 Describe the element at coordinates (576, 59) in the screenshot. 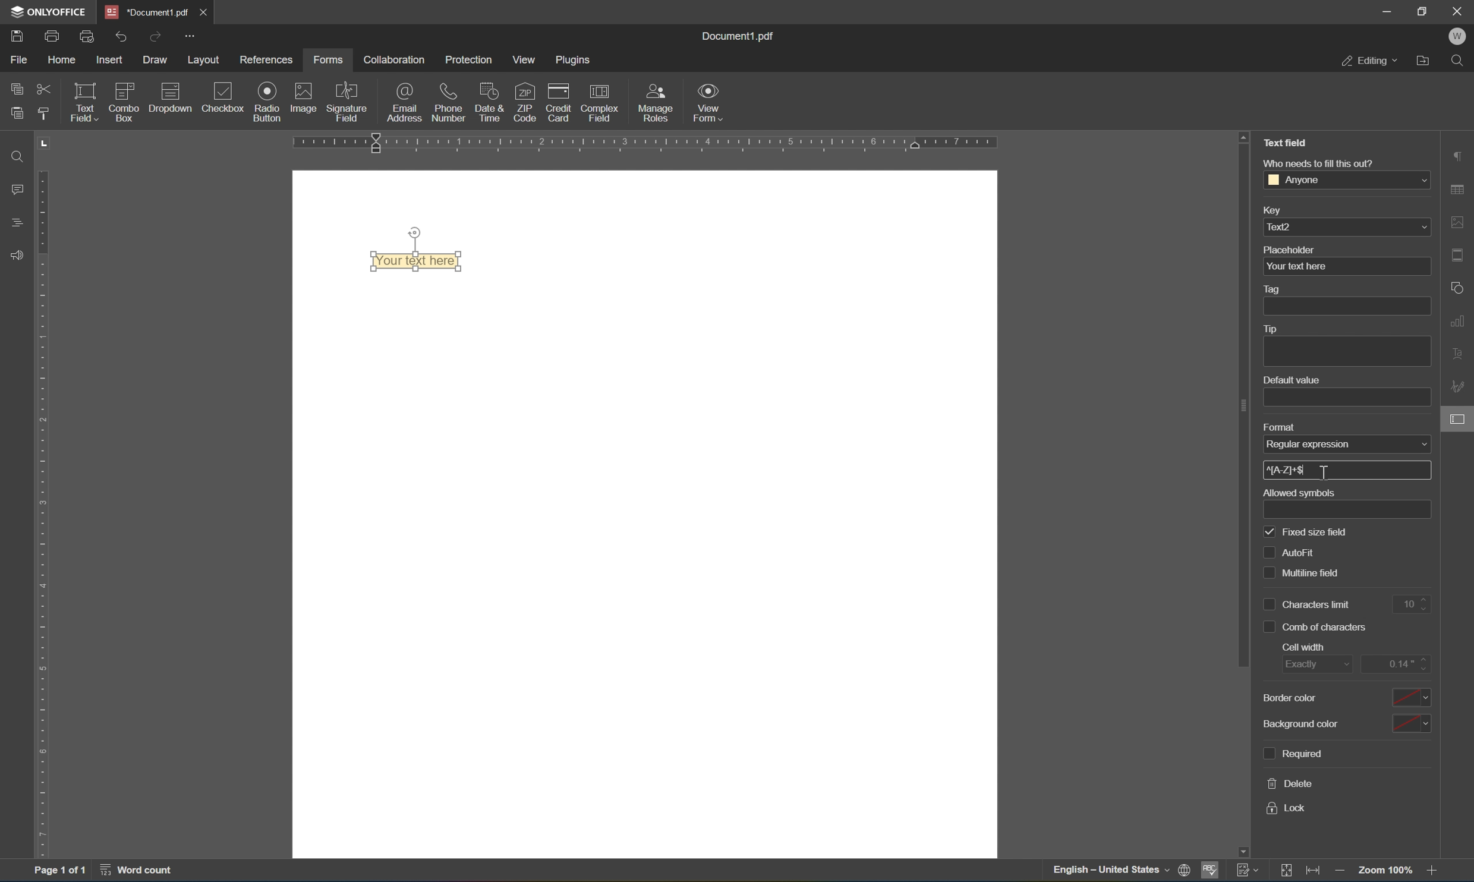

I see `plugins` at that location.